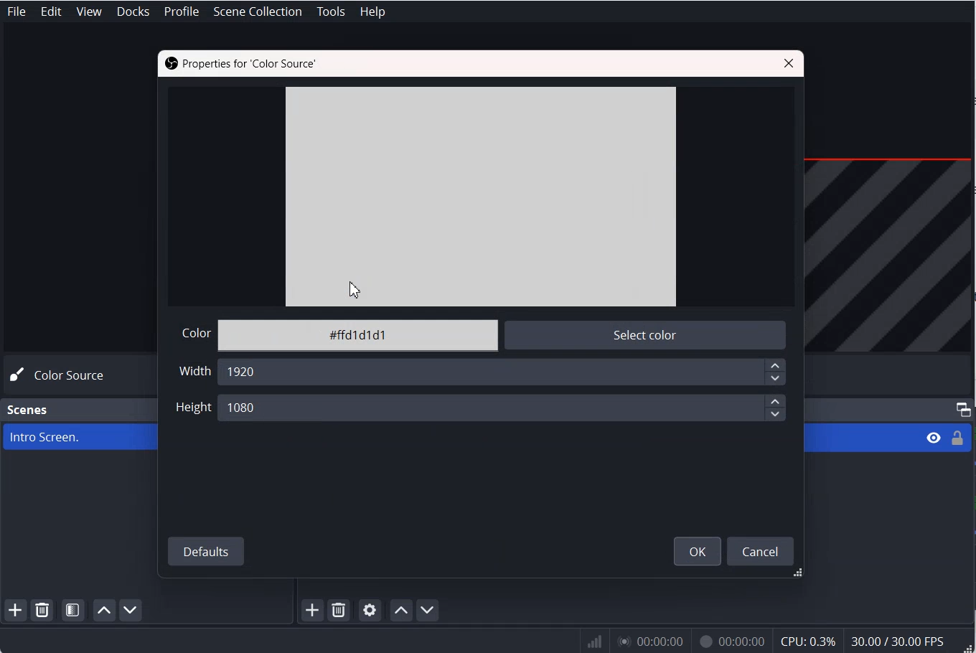 Image resolution: width=976 pixels, height=653 pixels. I want to click on CPU, so click(809, 642).